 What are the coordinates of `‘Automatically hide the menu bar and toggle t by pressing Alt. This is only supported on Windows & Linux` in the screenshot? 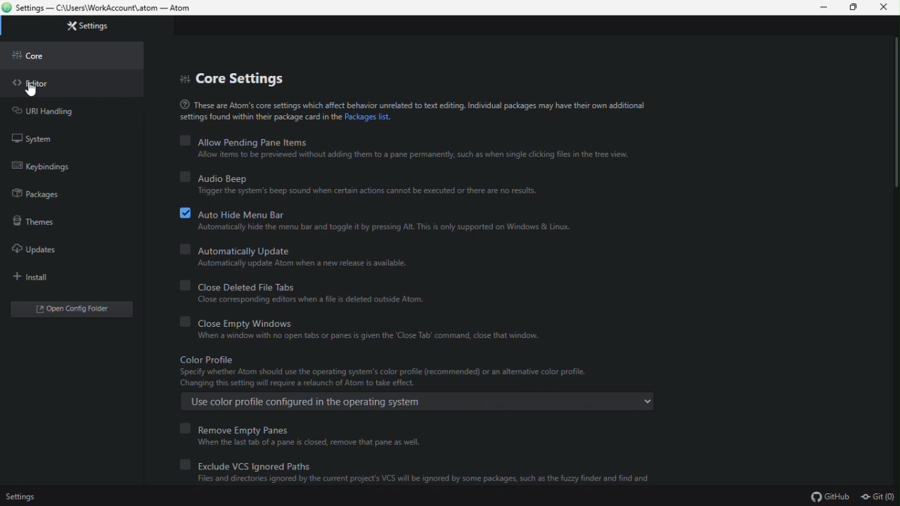 It's located at (384, 227).